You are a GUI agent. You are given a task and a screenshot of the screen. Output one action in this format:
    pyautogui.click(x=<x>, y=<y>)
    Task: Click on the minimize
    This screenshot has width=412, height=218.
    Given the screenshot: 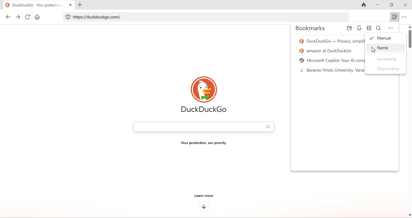 What is the action you would take?
    pyautogui.click(x=377, y=5)
    